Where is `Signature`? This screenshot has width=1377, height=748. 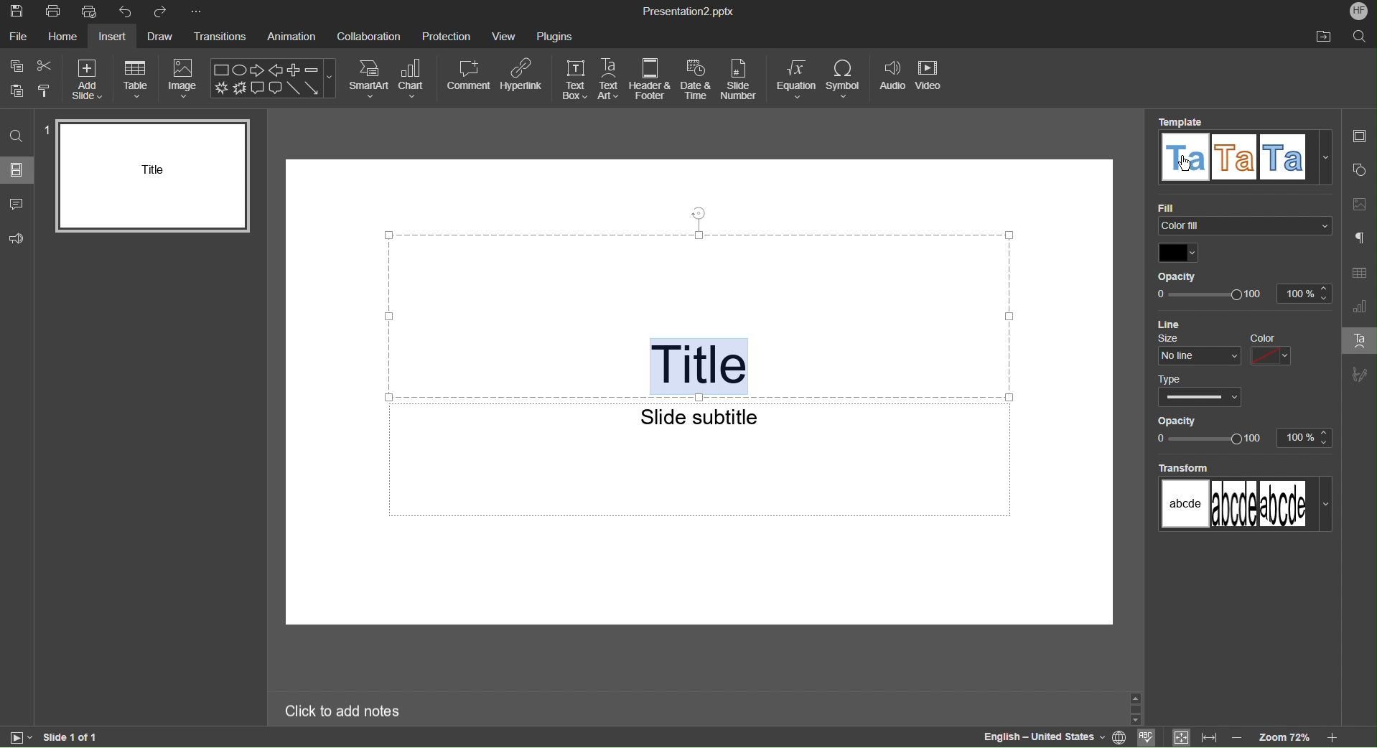 Signature is located at coordinates (1360, 373).